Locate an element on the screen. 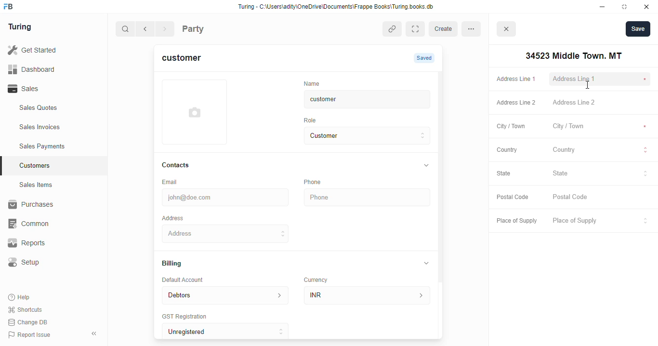 Image resolution: width=658 pixels, height=346 pixels. Dashboard is located at coordinates (46, 69).